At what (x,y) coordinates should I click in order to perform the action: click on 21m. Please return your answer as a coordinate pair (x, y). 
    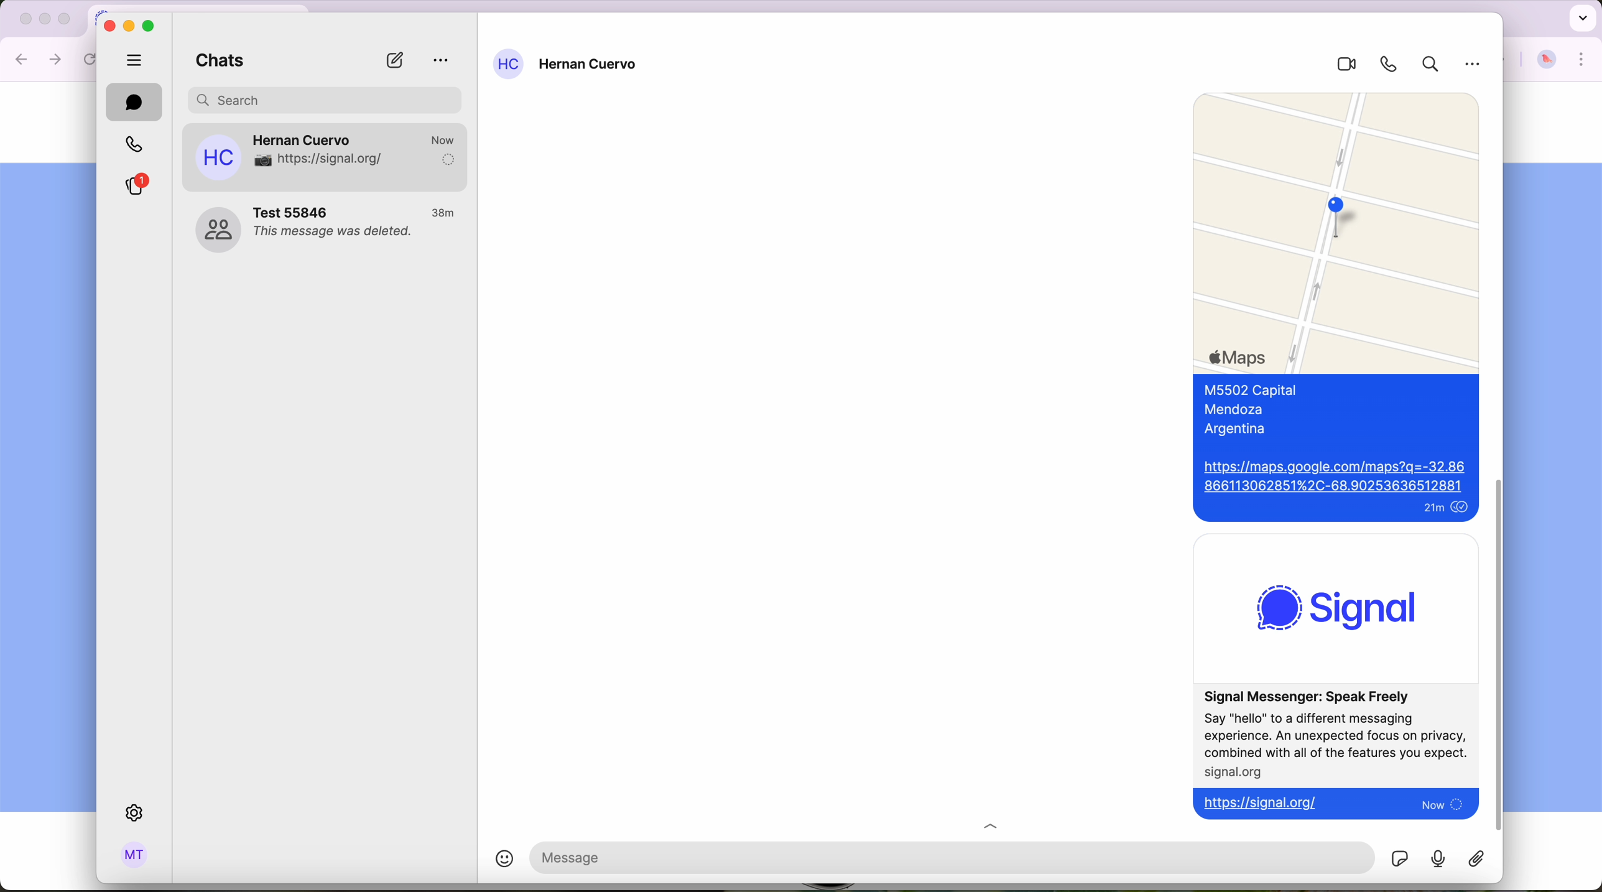
    Looking at the image, I should click on (1428, 508).